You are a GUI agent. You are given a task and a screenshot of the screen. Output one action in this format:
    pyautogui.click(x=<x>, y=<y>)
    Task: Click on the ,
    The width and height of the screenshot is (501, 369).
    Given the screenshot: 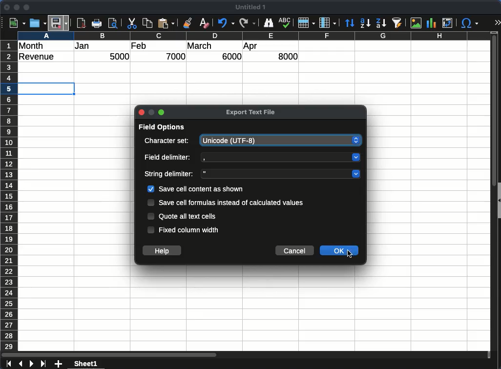 What is the action you would take?
    pyautogui.click(x=282, y=158)
    